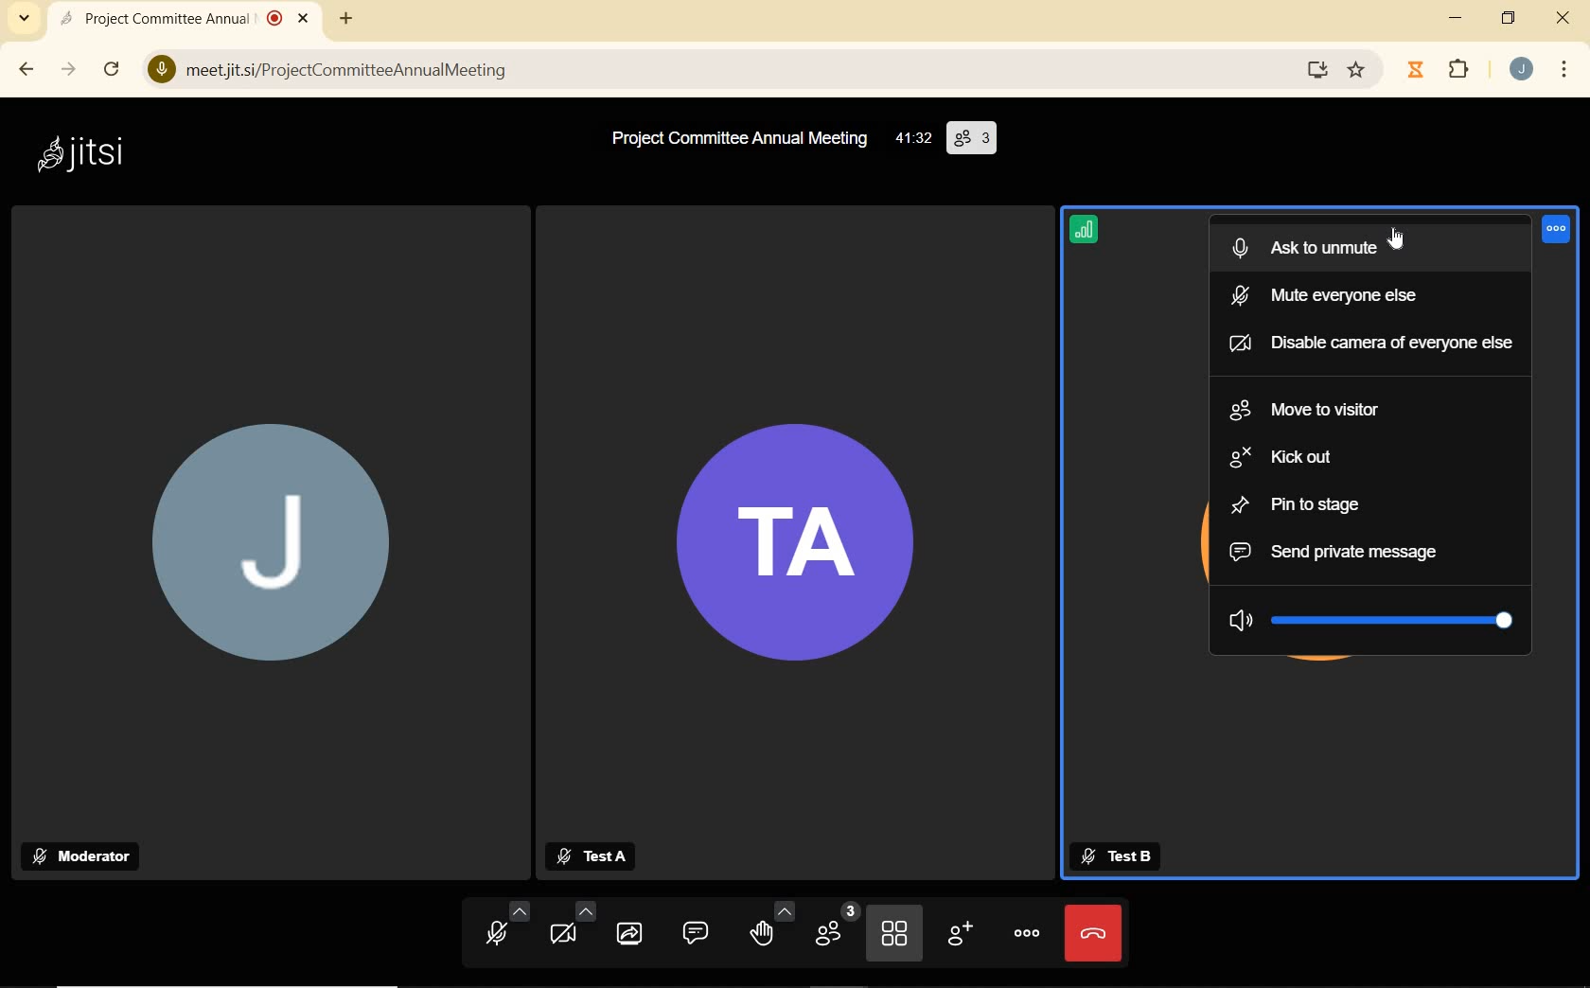 Image resolution: width=1590 pixels, height=988 pixels. I want to click on Jibble, so click(1418, 72).